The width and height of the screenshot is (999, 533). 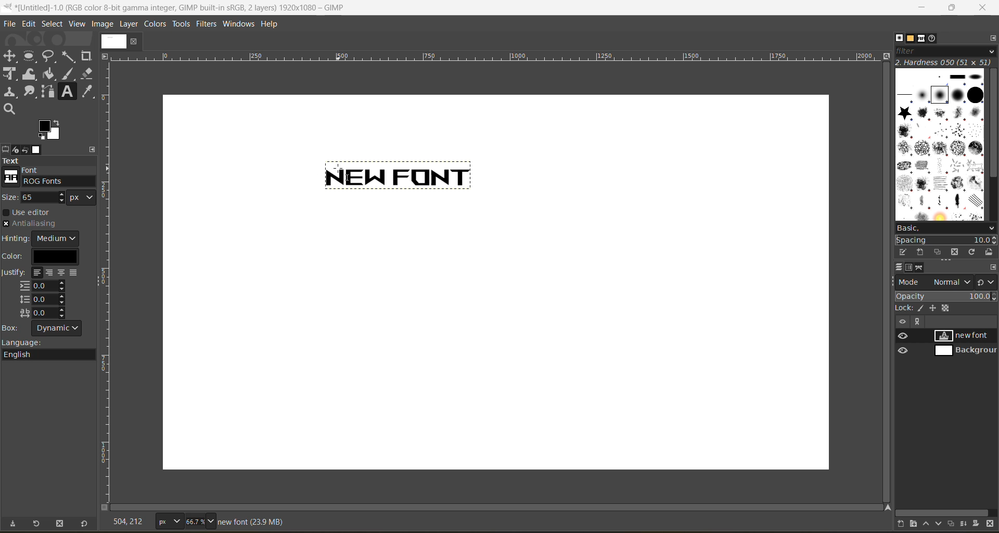 What do you see at coordinates (885, 282) in the screenshot?
I see `vertical scroll bar` at bounding box center [885, 282].